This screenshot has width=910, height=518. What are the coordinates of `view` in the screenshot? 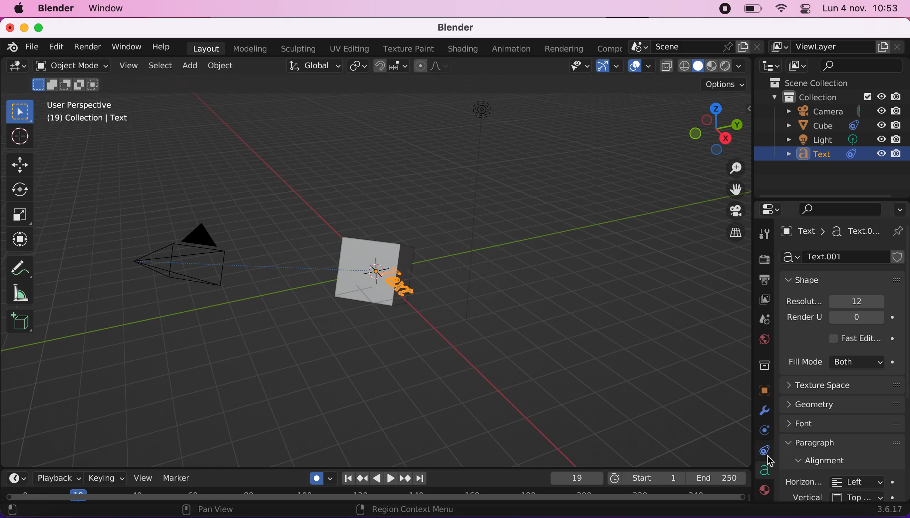 It's located at (142, 477).